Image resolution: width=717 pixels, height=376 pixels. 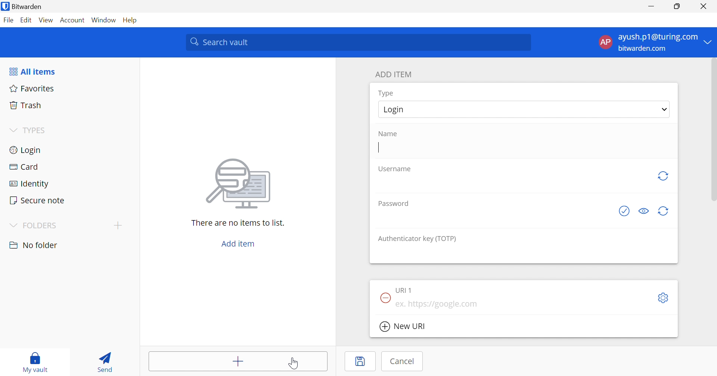 What do you see at coordinates (705, 6) in the screenshot?
I see `Close` at bounding box center [705, 6].